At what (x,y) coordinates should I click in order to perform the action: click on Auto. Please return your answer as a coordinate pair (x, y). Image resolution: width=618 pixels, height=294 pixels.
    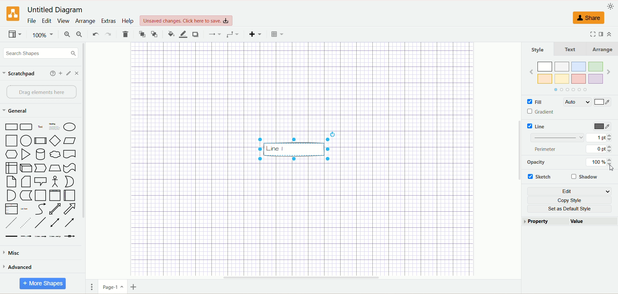
    Looking at the image, I should click on (577, 103).